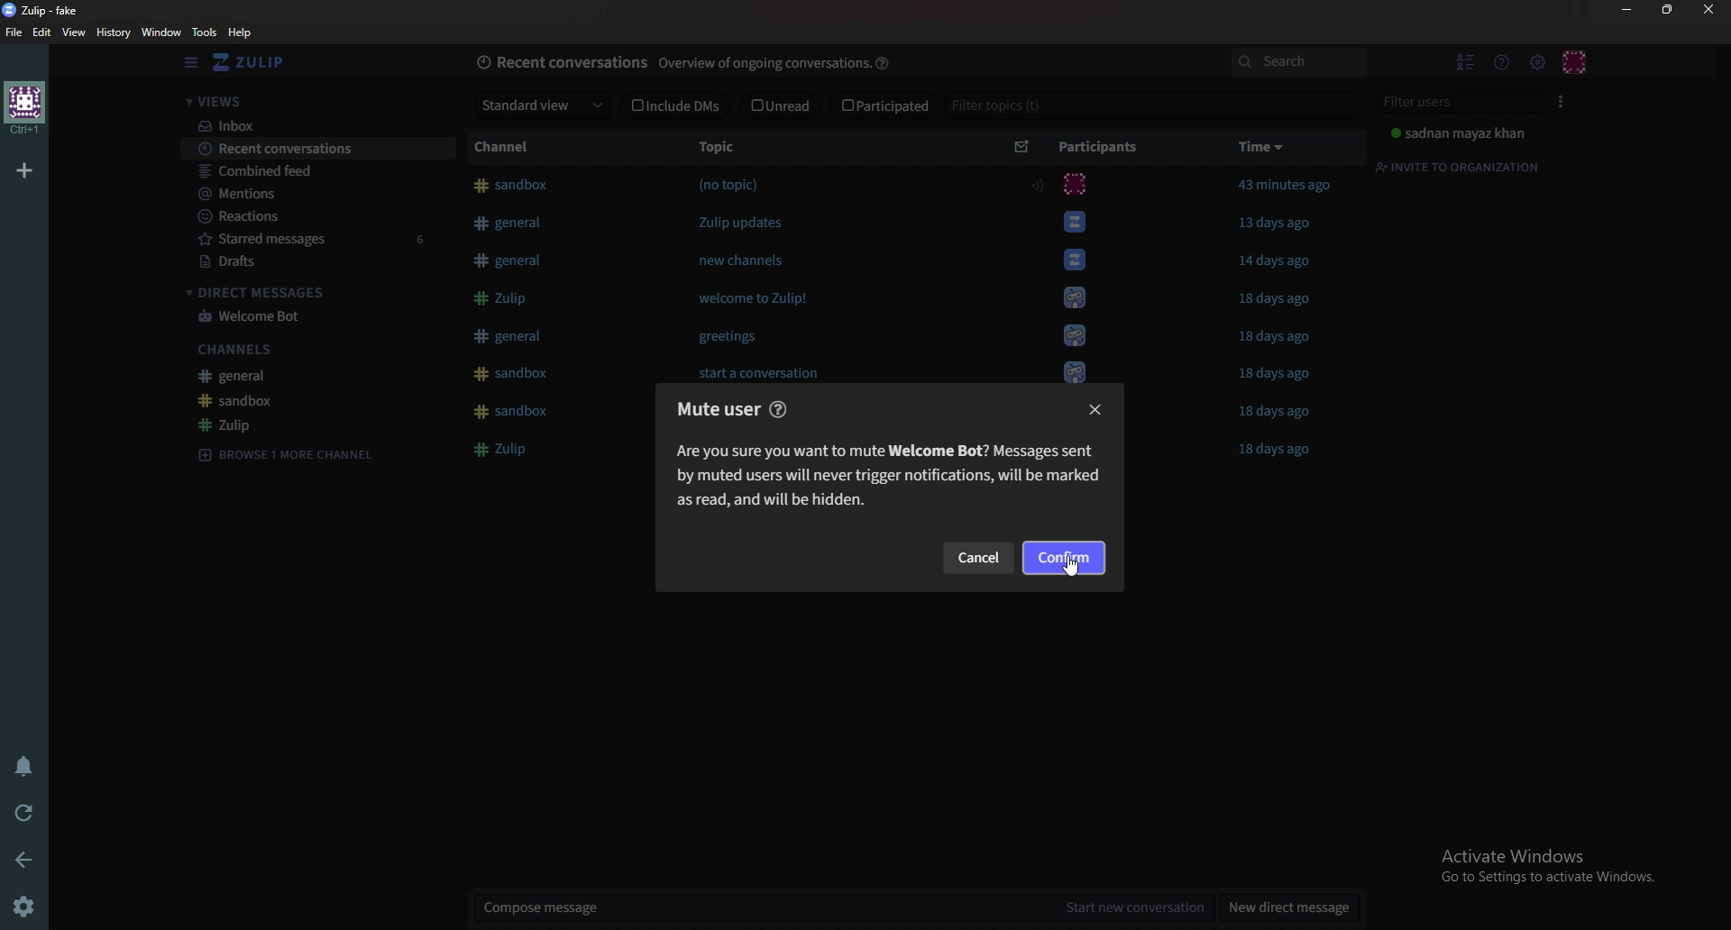  Describe the element at coordinates (743, 260) in the screenshot. I see `new channels` at that location.